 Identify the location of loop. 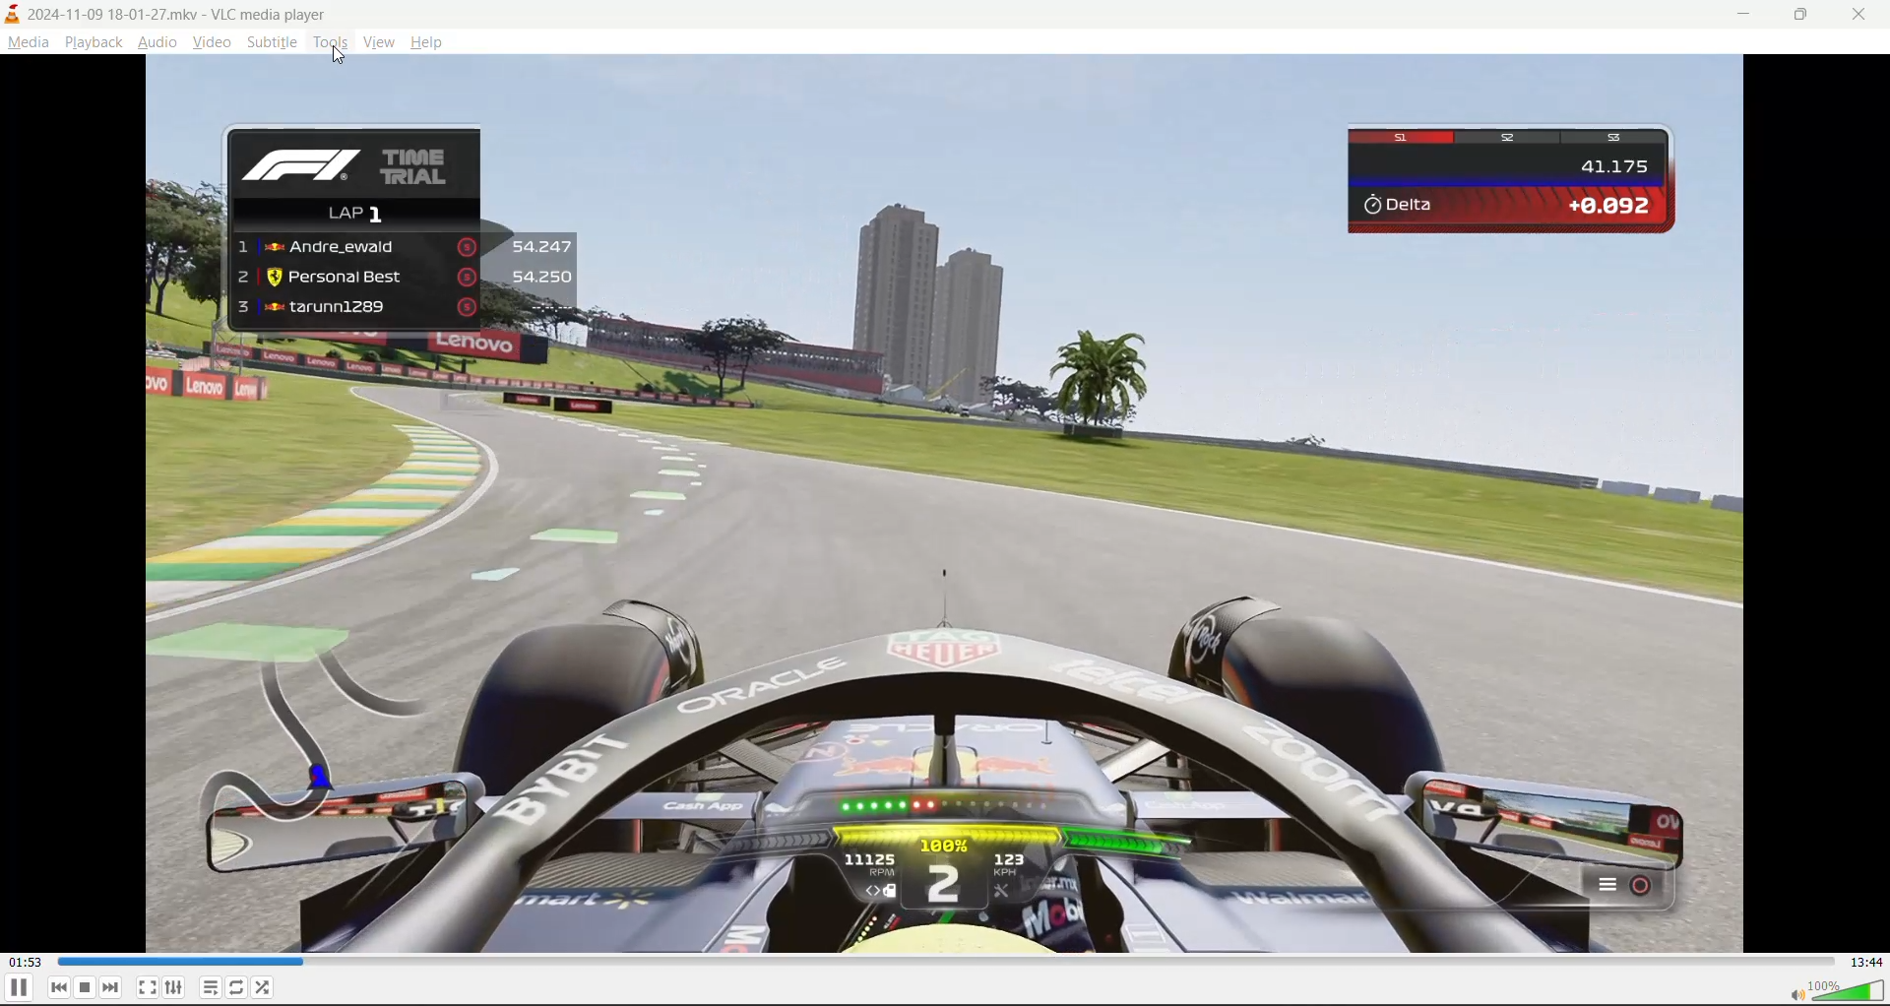
(234, 990).